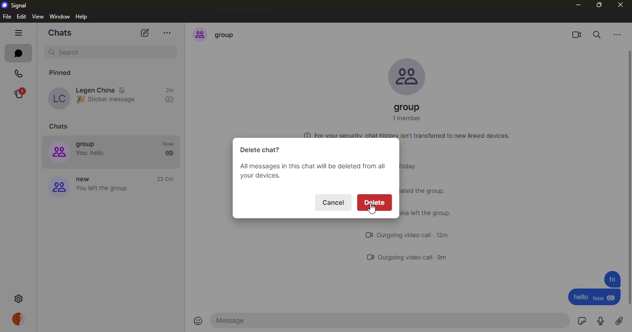 This screenshot has height=332, width=632. What do you see at coordinates (19, 53) in the screenshot?
I see `chats` at bounding box center [19, 53].